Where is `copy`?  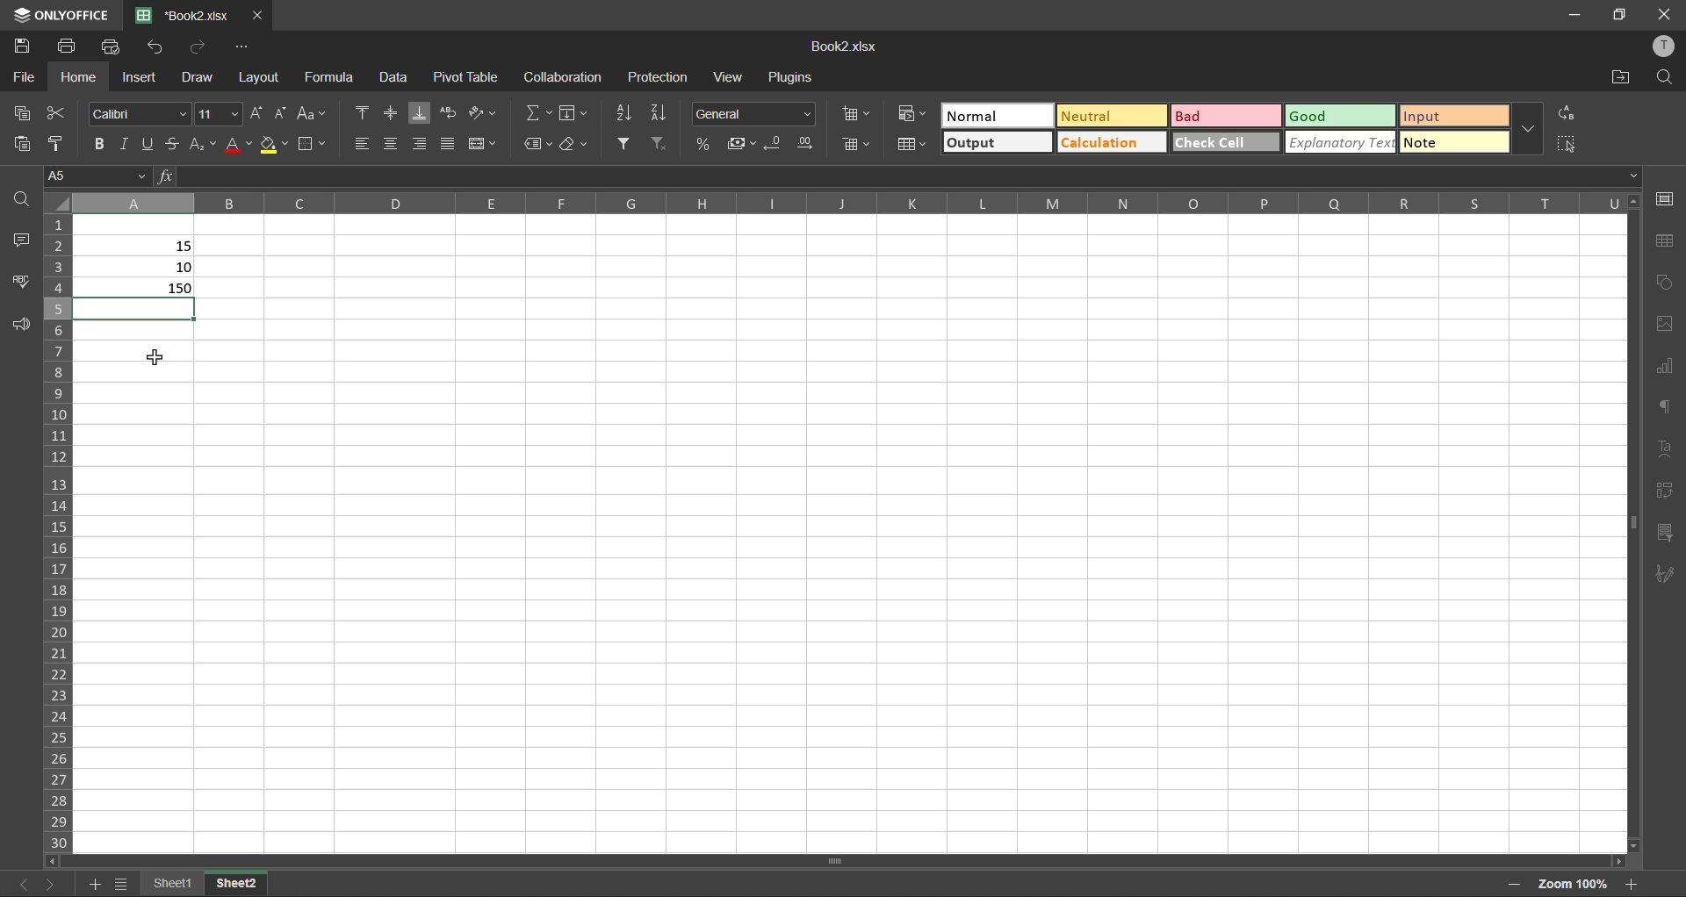 copy is located at coordinates (28, 112).